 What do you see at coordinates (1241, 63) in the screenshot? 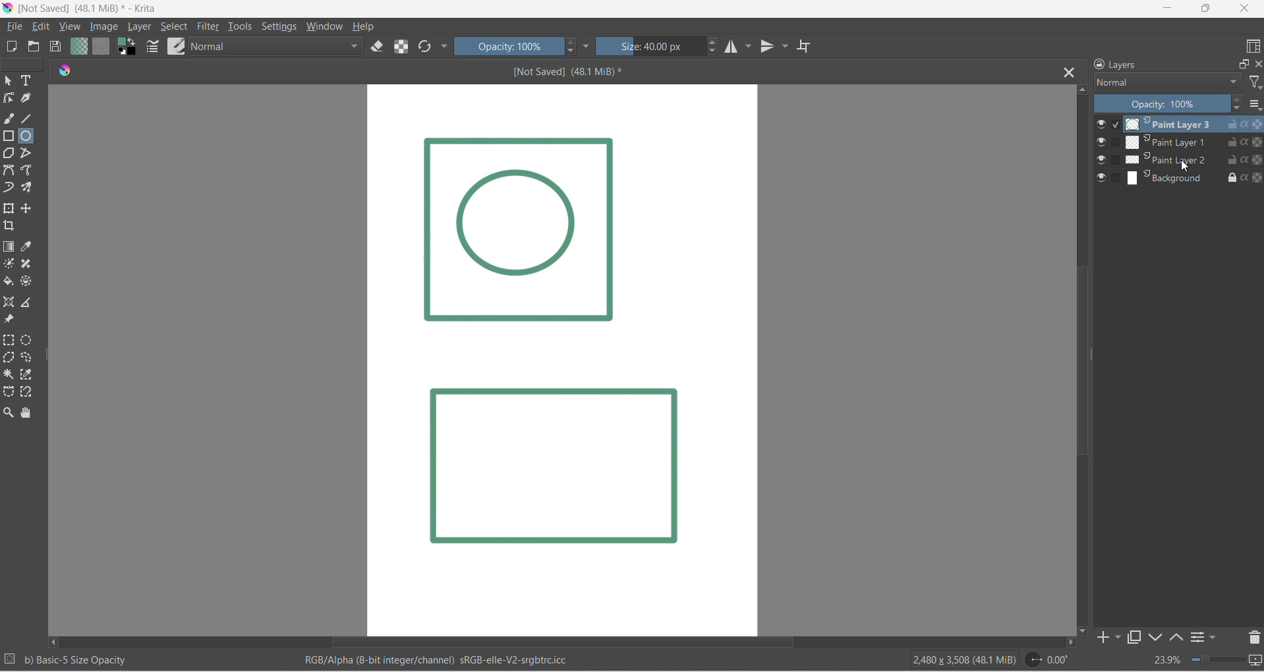
I see `maximize` at bounding box center [1241, 63].